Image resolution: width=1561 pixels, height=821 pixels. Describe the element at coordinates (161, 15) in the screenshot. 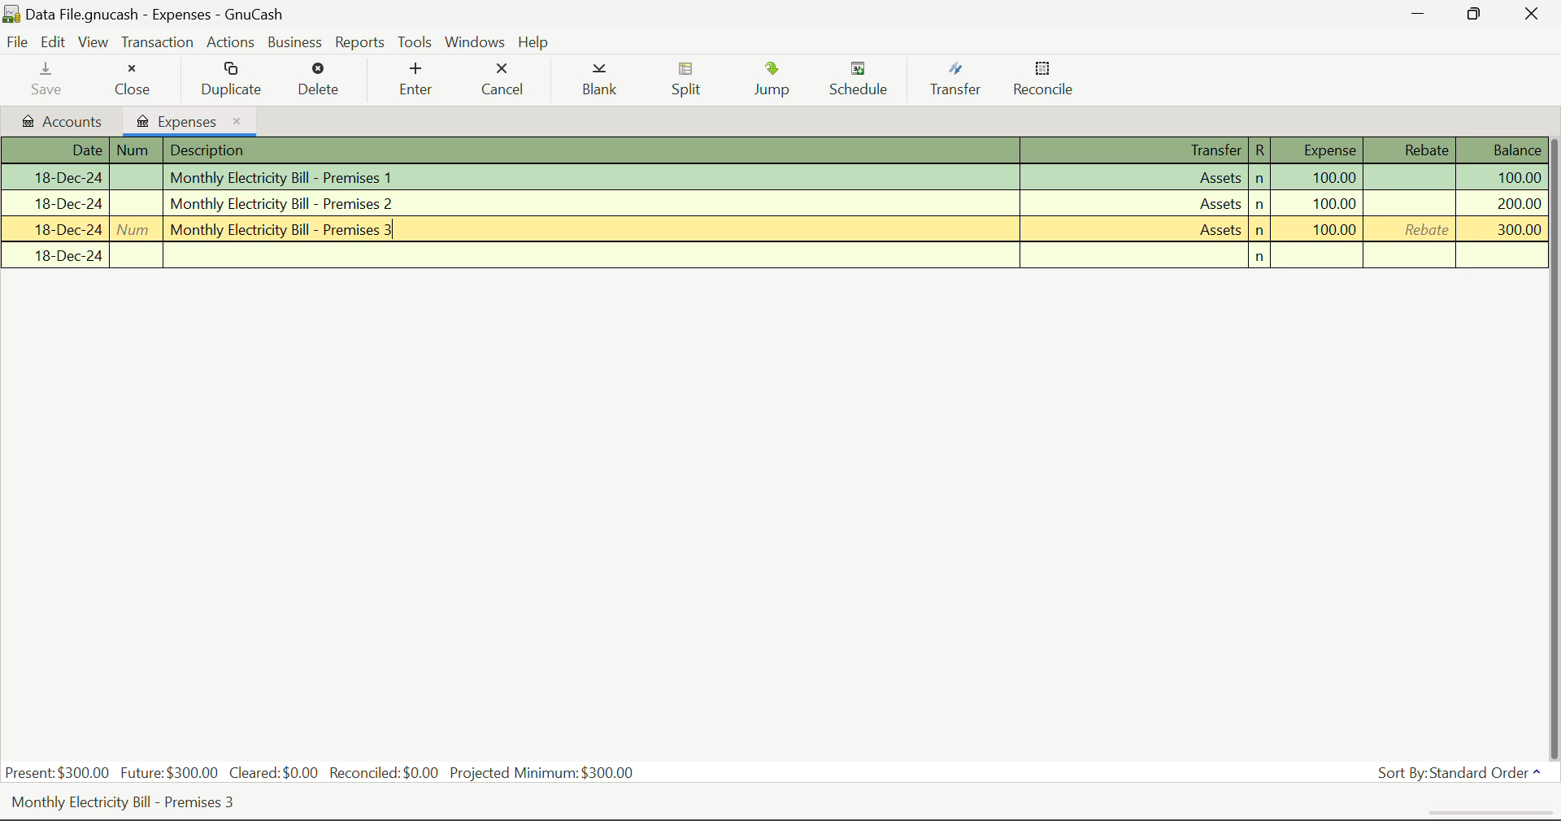

I see `Data File.gnucash - Accounts - Gnucash` at that location.